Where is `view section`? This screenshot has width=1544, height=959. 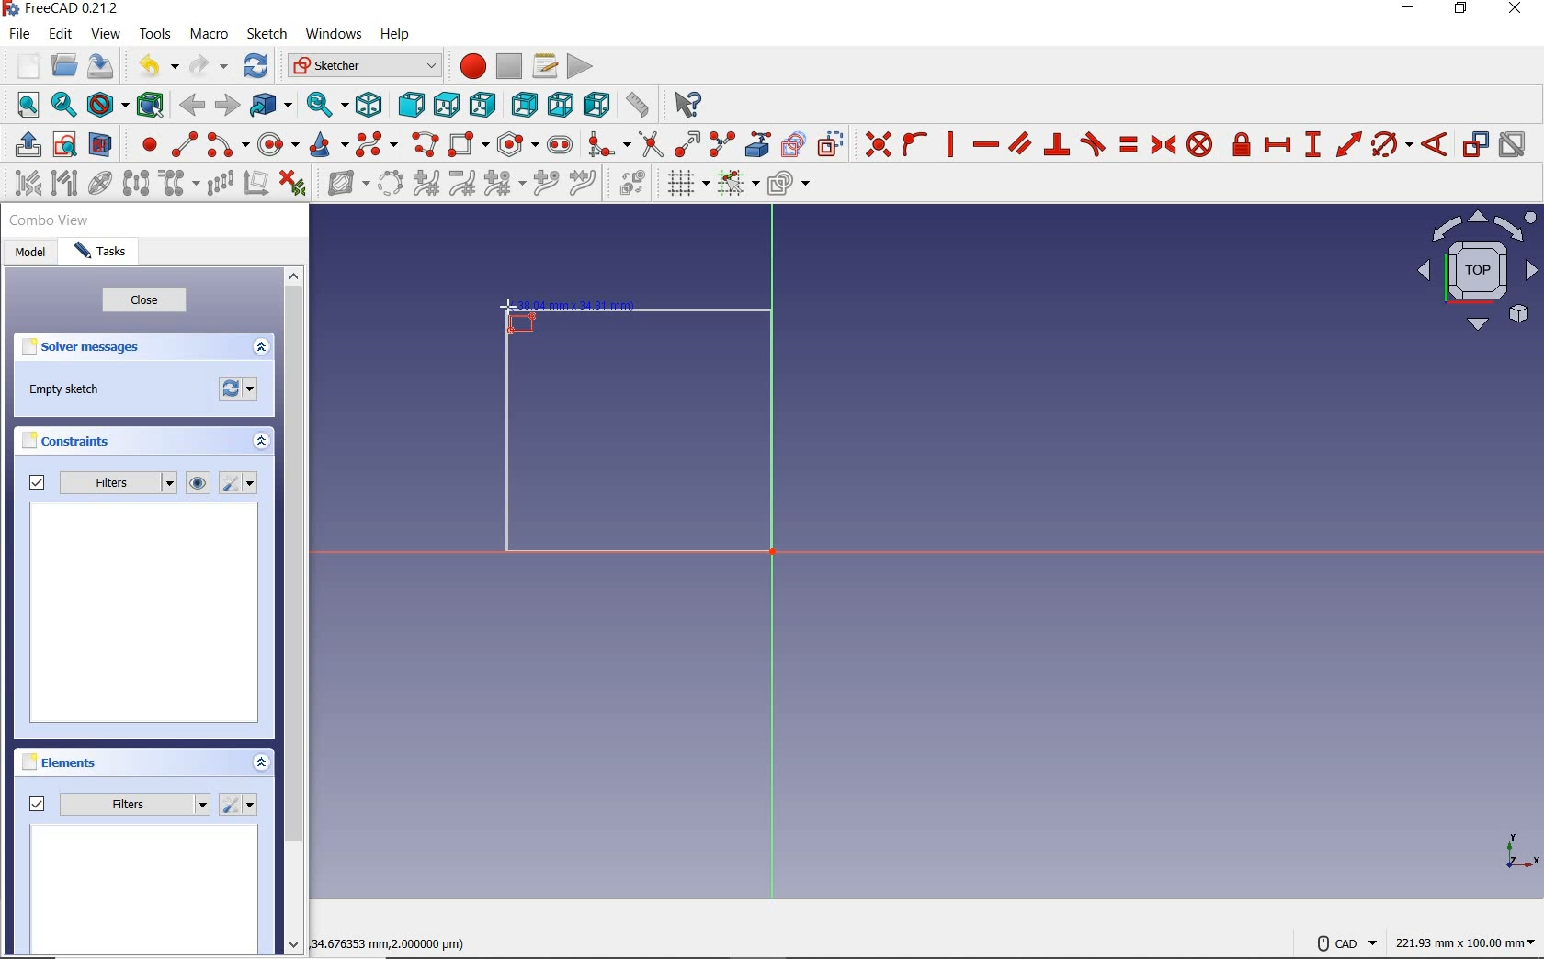 view section is located at coordinates (101, 144).